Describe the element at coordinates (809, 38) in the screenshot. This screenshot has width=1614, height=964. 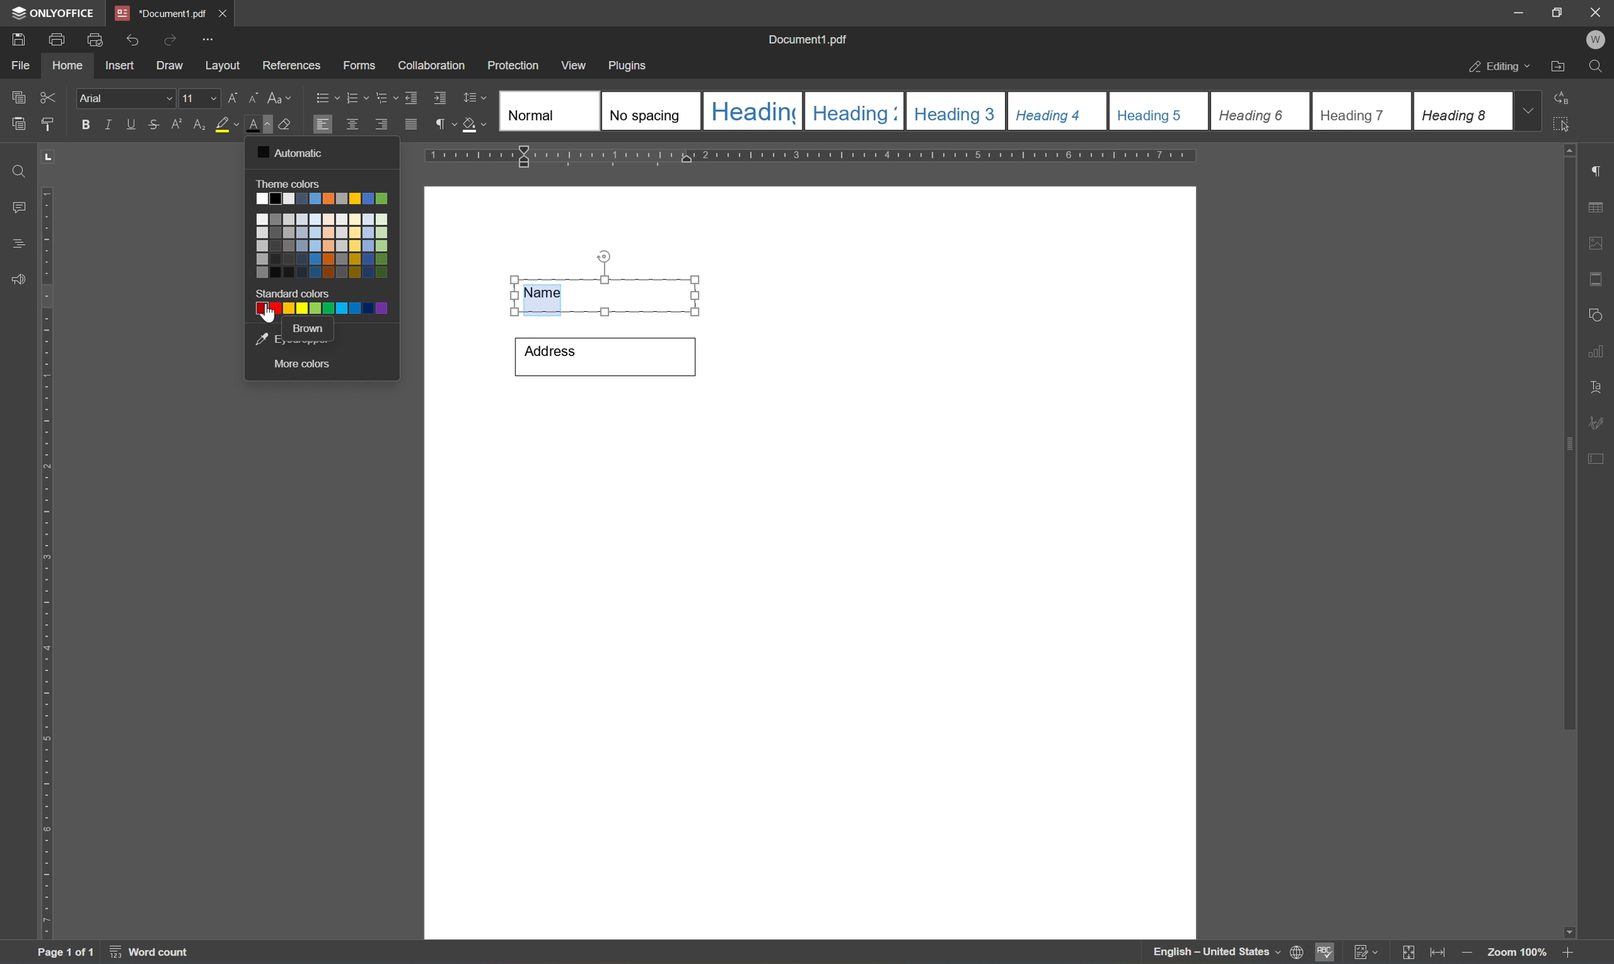
I see `document1.pdf` at that location.